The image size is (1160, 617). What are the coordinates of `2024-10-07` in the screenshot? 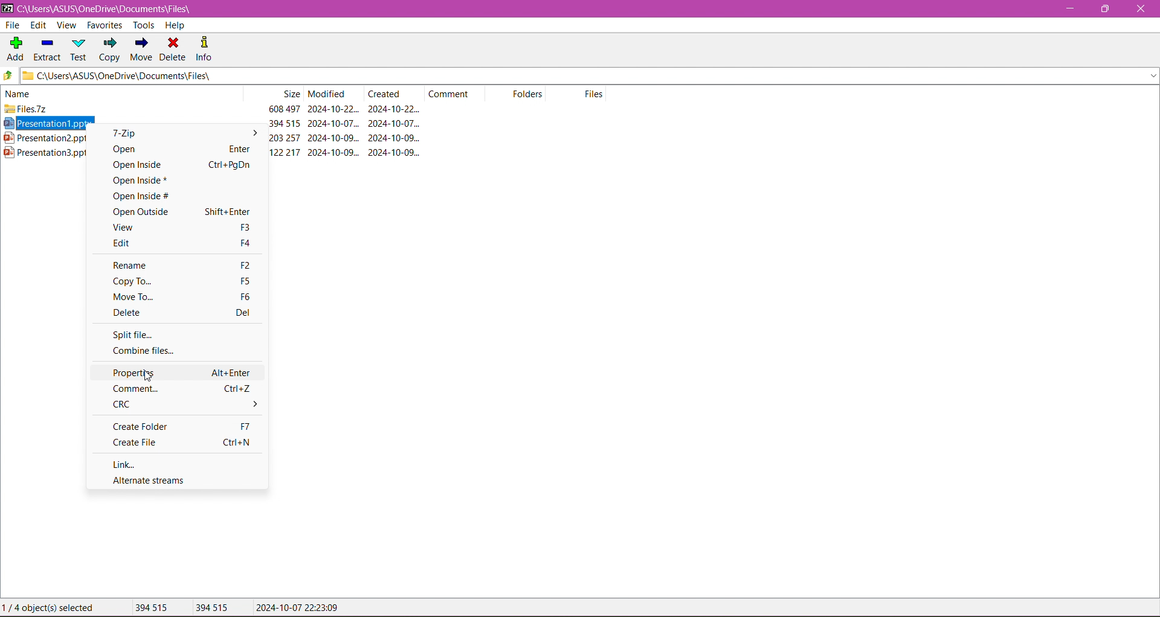 It's located at (394, 123).